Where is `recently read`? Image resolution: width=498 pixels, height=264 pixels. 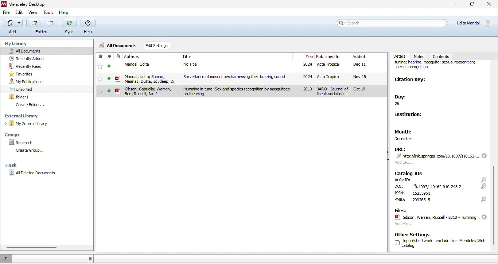
recently read is located at coordinates (27, 66).